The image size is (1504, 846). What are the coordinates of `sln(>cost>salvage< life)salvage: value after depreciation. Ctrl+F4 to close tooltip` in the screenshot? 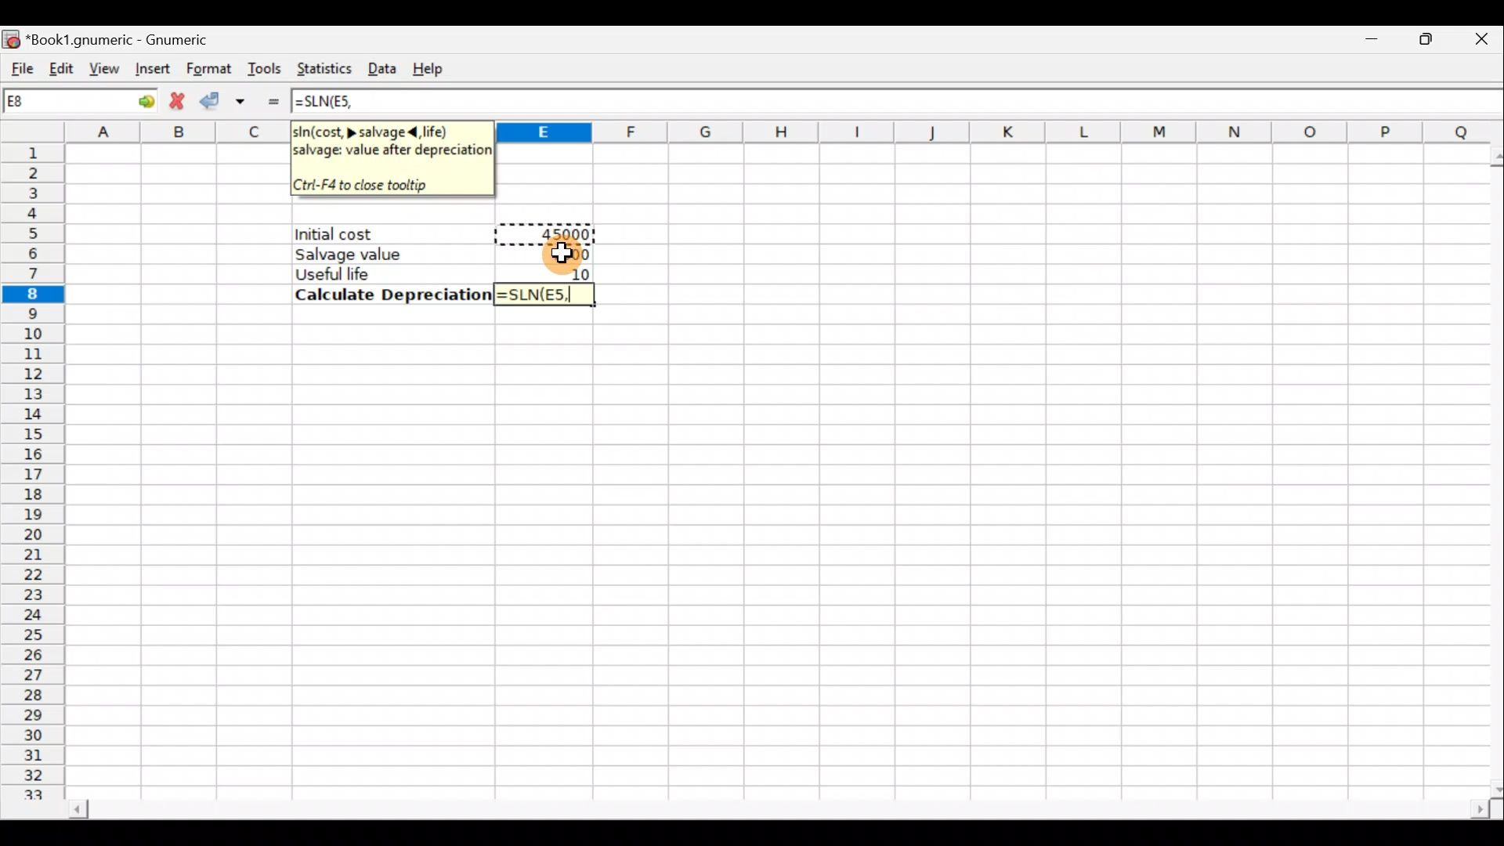 It's located at (390, 157).